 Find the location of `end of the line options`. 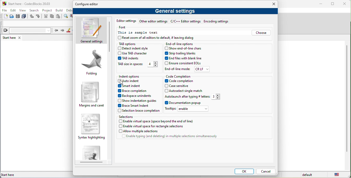

end of the line options is located at coordinates (181, 44).